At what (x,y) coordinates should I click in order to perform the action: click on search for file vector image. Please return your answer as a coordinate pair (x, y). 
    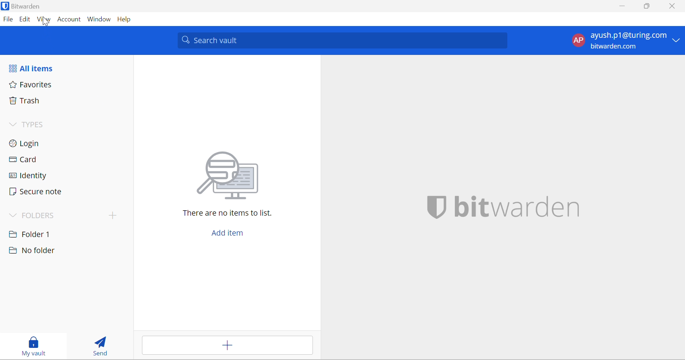
    Looking at the image, I should click on (226, 176).